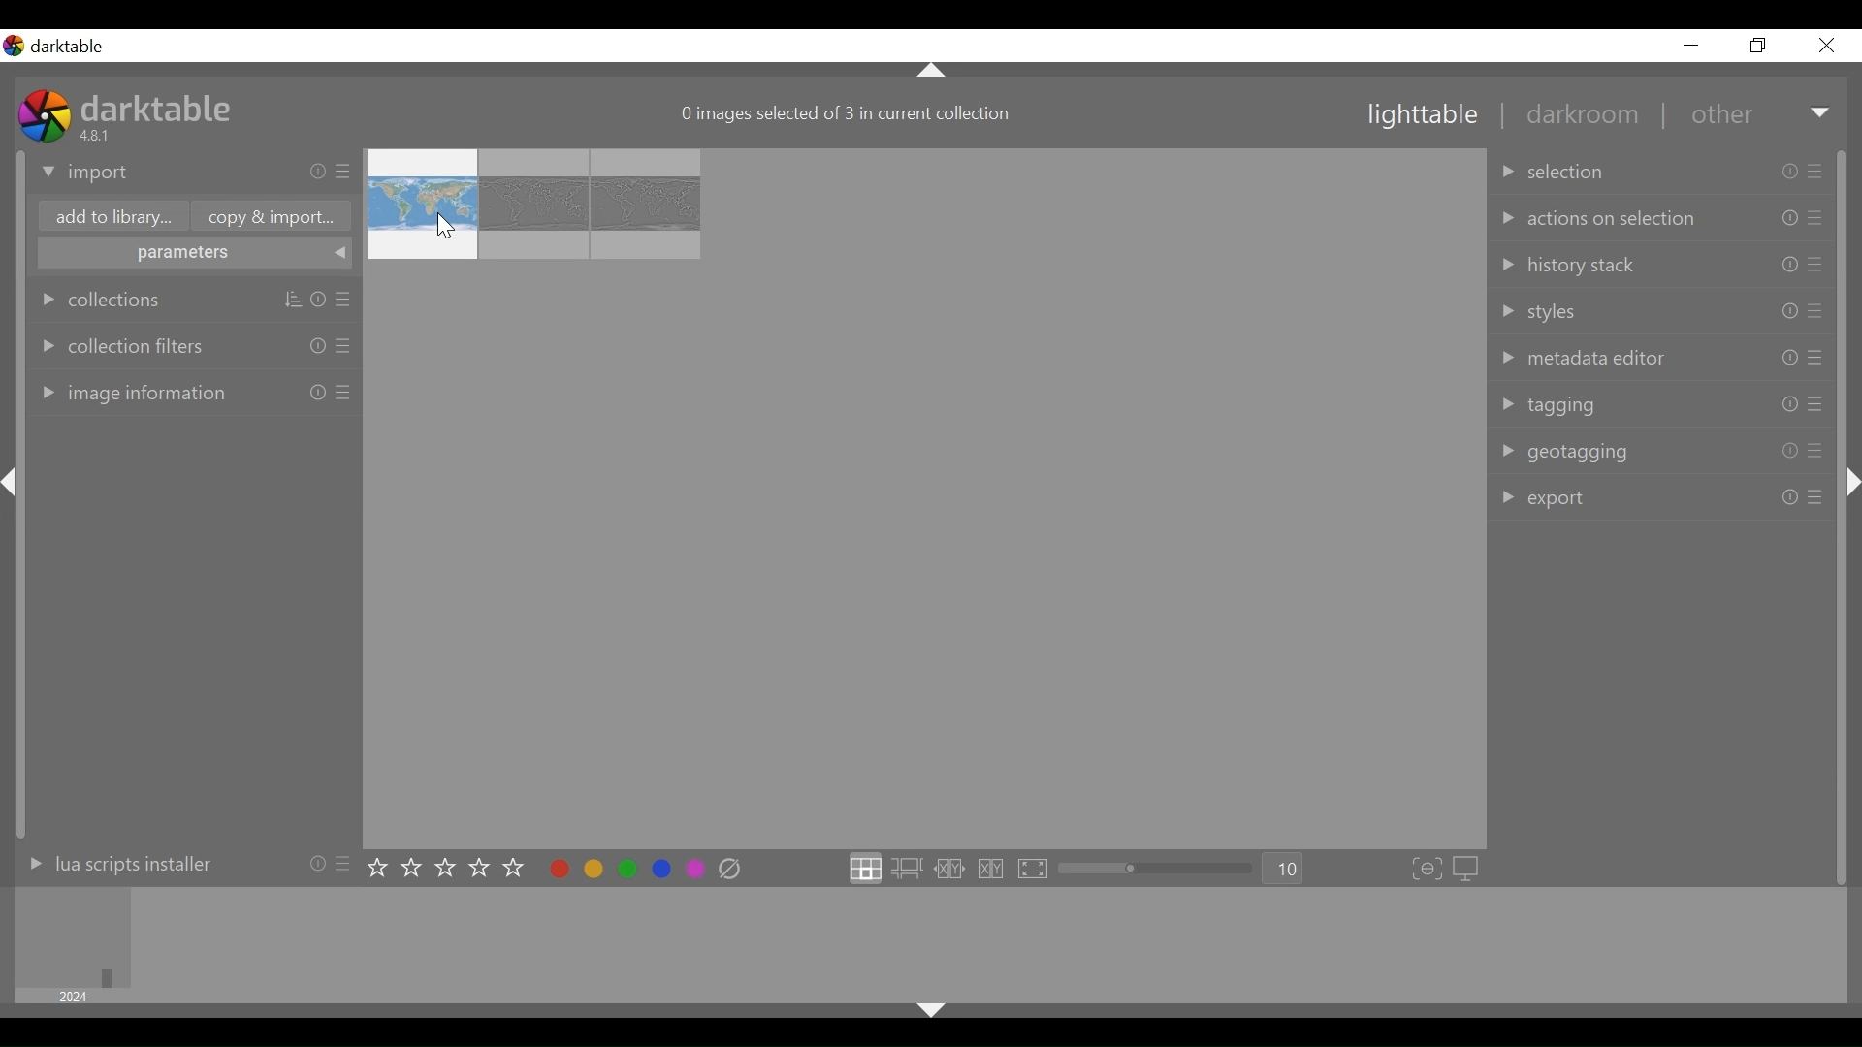 This screenshot has height=1047, width=1862. What do you see at coordinates (929, 69) in the screenshot?
I see `` at bounding box center [929, 69].